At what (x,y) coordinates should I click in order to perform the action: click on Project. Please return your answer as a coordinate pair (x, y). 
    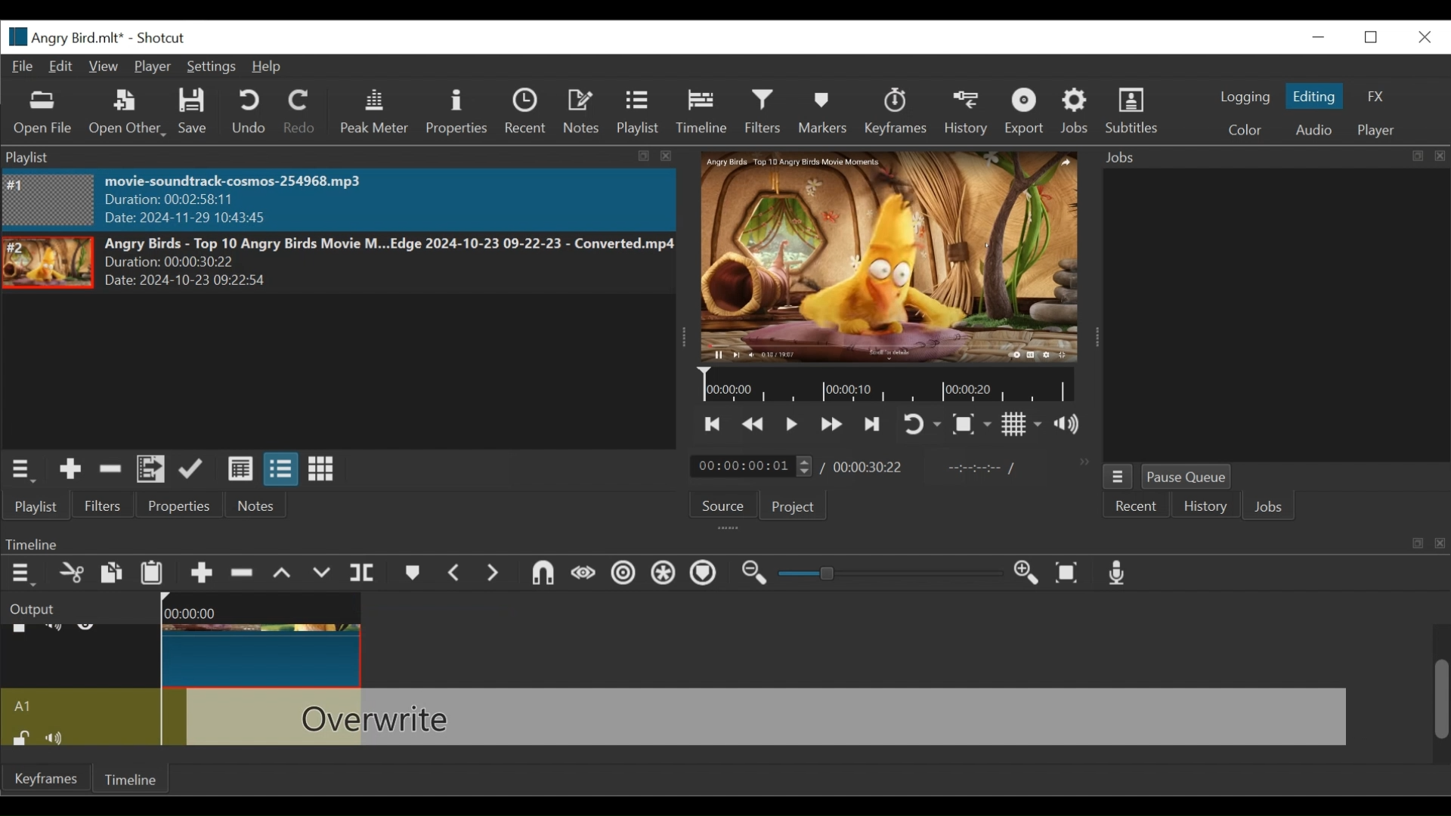
    Looking at the image, I should click on (791, 506).